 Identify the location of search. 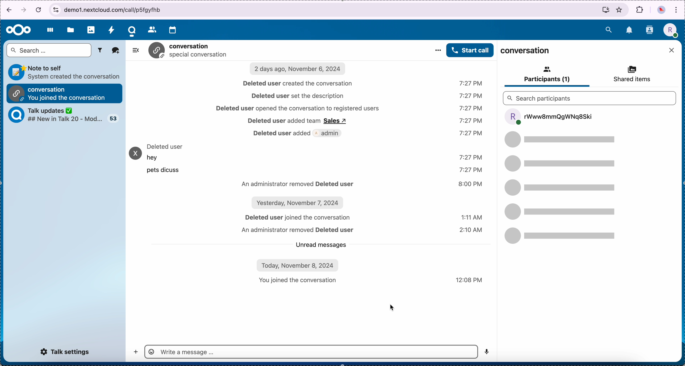
(607, 30).